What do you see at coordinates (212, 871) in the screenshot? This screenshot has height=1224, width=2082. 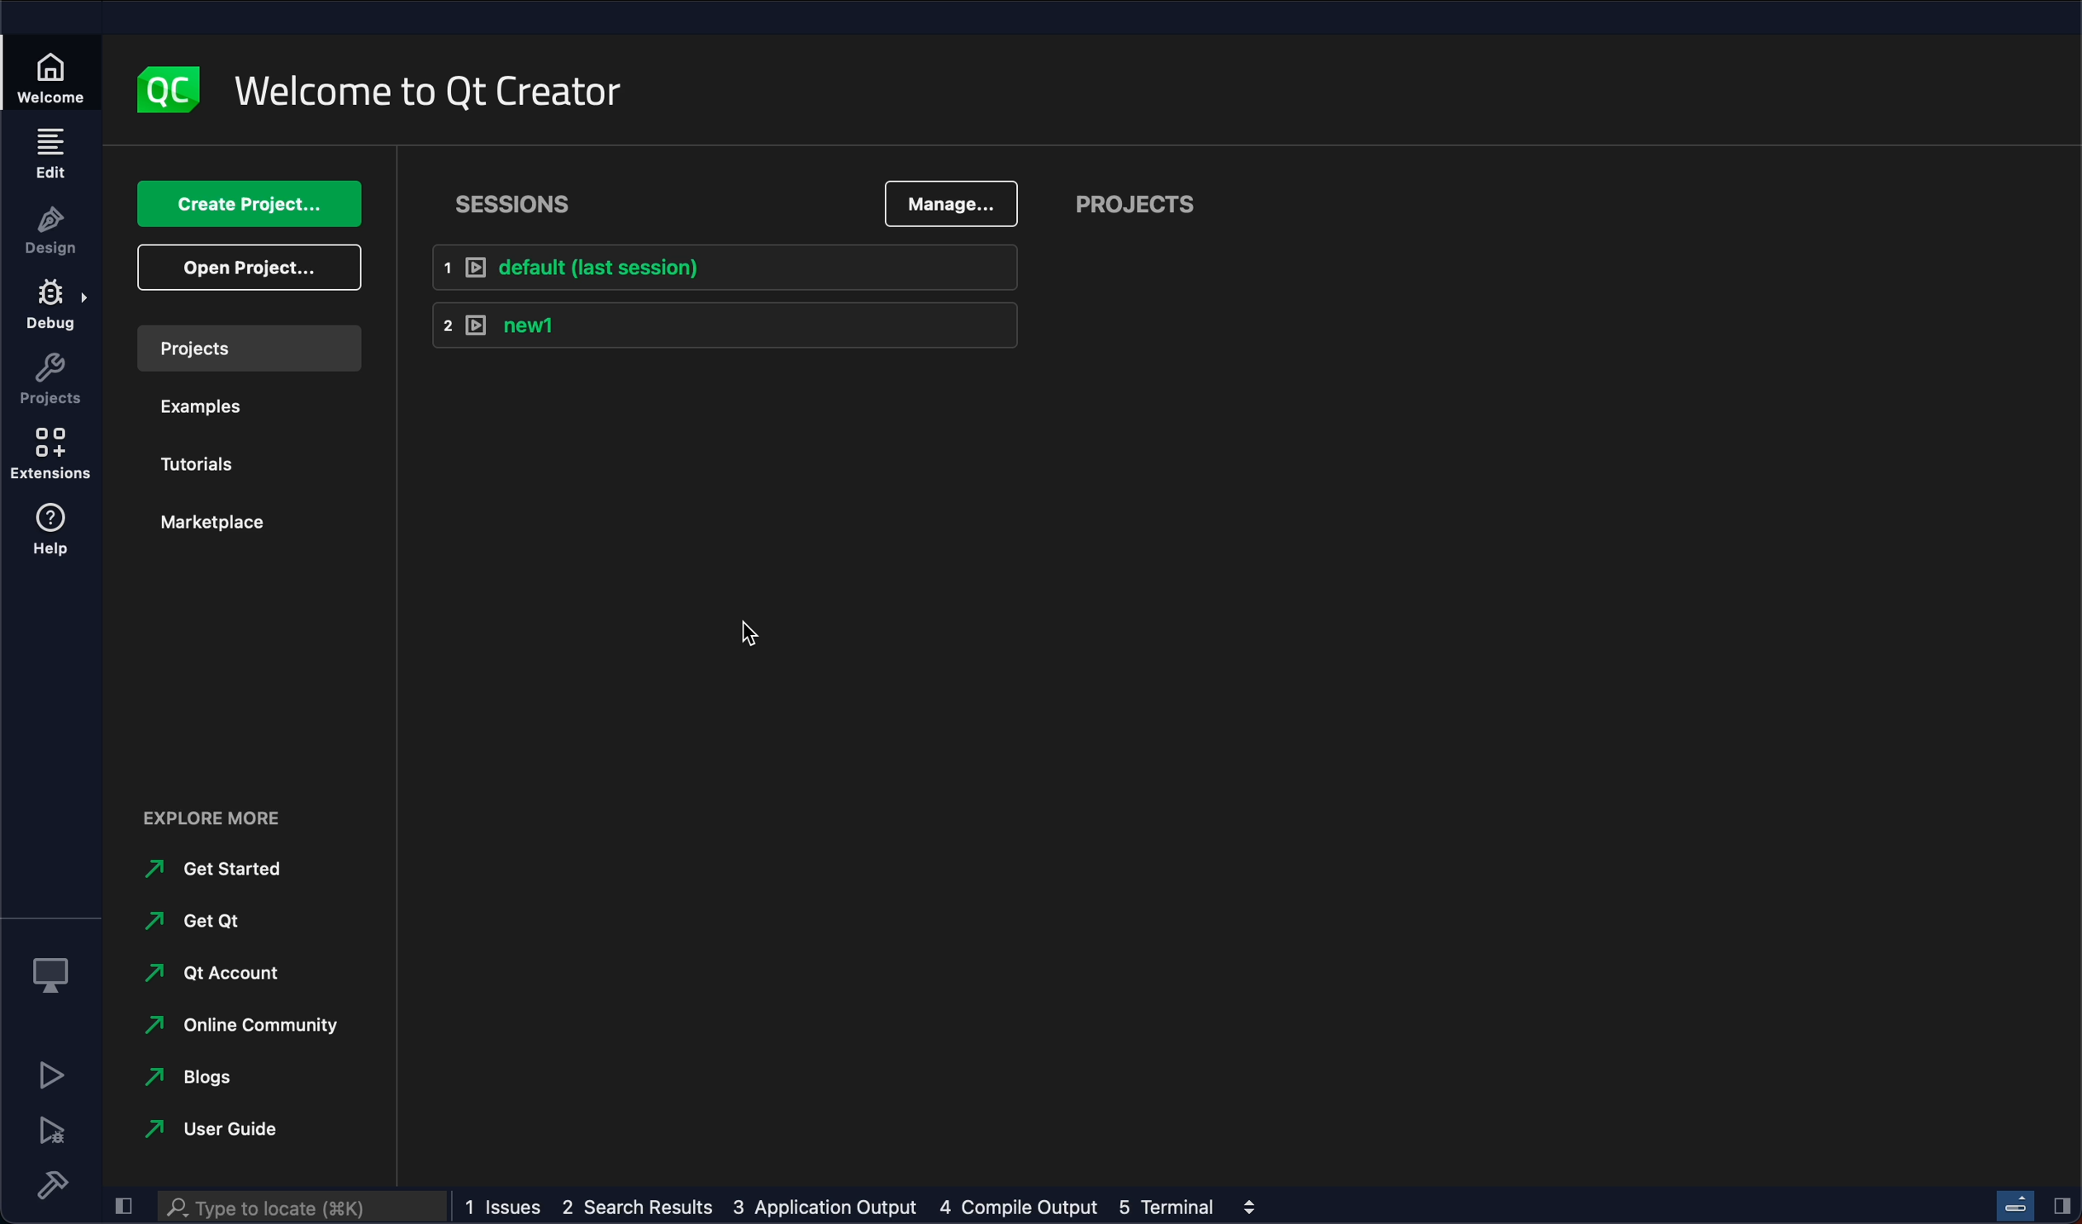 I see `get started` at bounding box center [212, 871].